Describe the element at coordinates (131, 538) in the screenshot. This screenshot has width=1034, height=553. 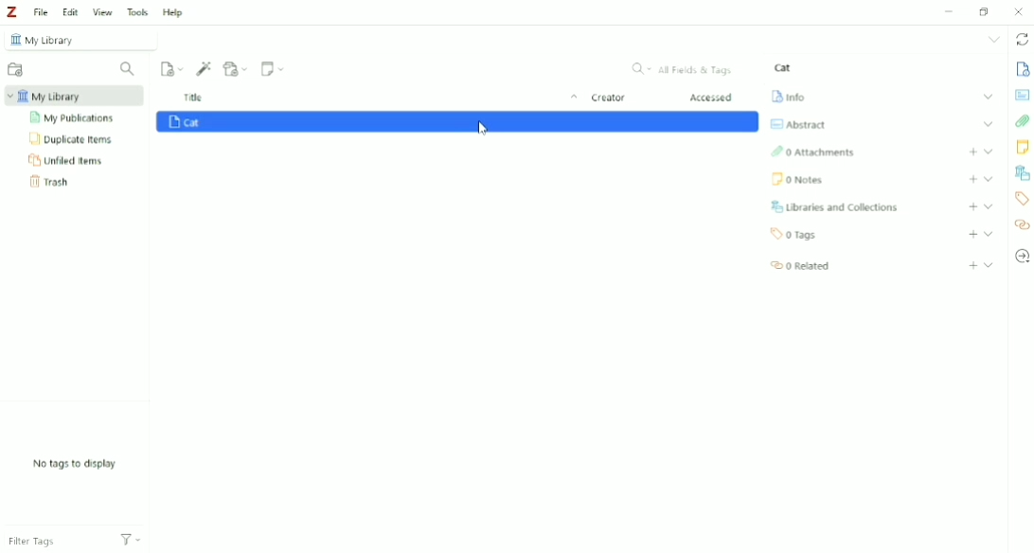
I see `Actions` at that location.